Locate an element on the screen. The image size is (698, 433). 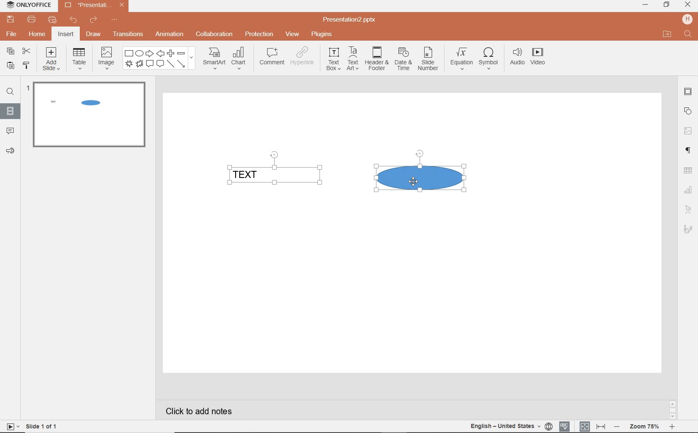
date & time is located at coordinates (402, 61).